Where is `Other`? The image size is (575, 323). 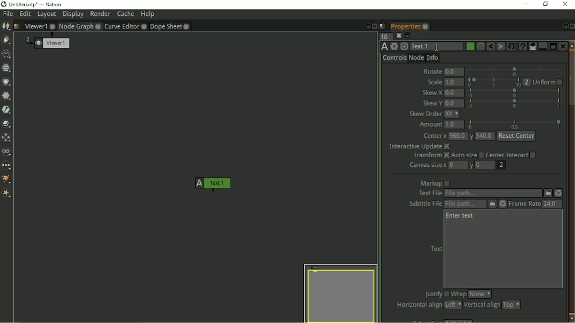 Other is located at coordinates (7, 166).